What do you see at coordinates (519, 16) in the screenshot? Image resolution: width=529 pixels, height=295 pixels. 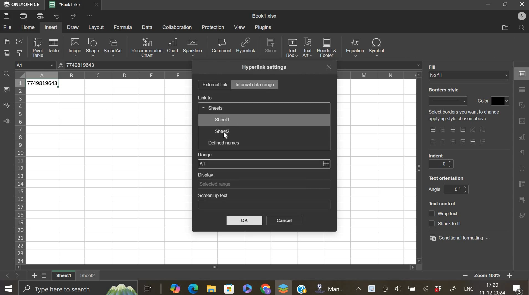 I see `user` at bounding box center [519, 16].